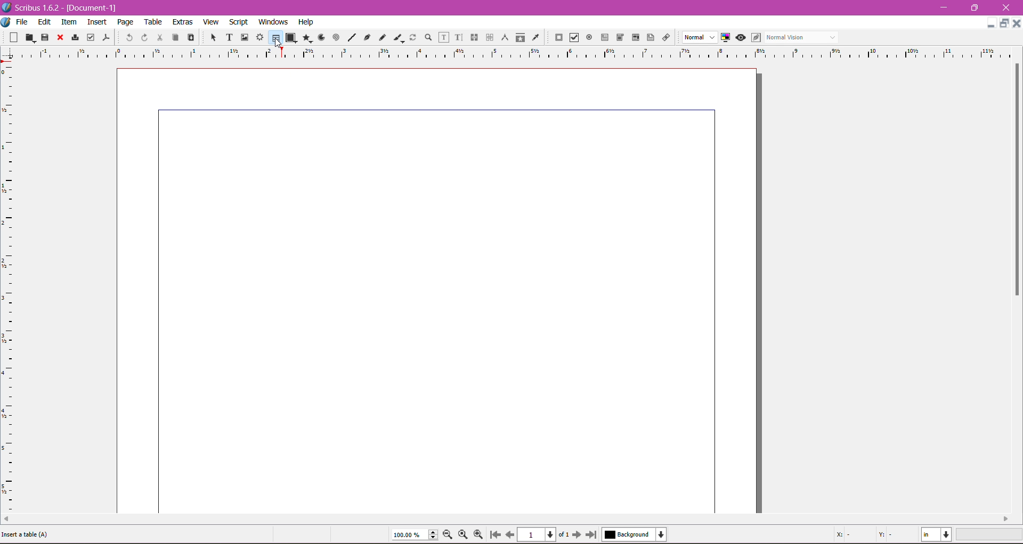 Image resolution: width=1023 pixels, height=544 pixels. I want to click on Table, so click(154, 22).